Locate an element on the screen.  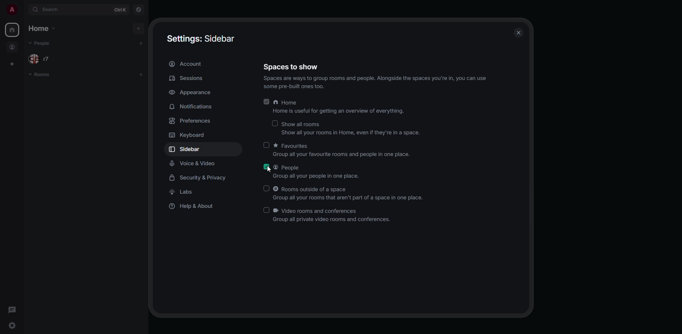
show all roomsShow all your rooms in Home, even if they're in a space. is located at coordinates (345, 128).